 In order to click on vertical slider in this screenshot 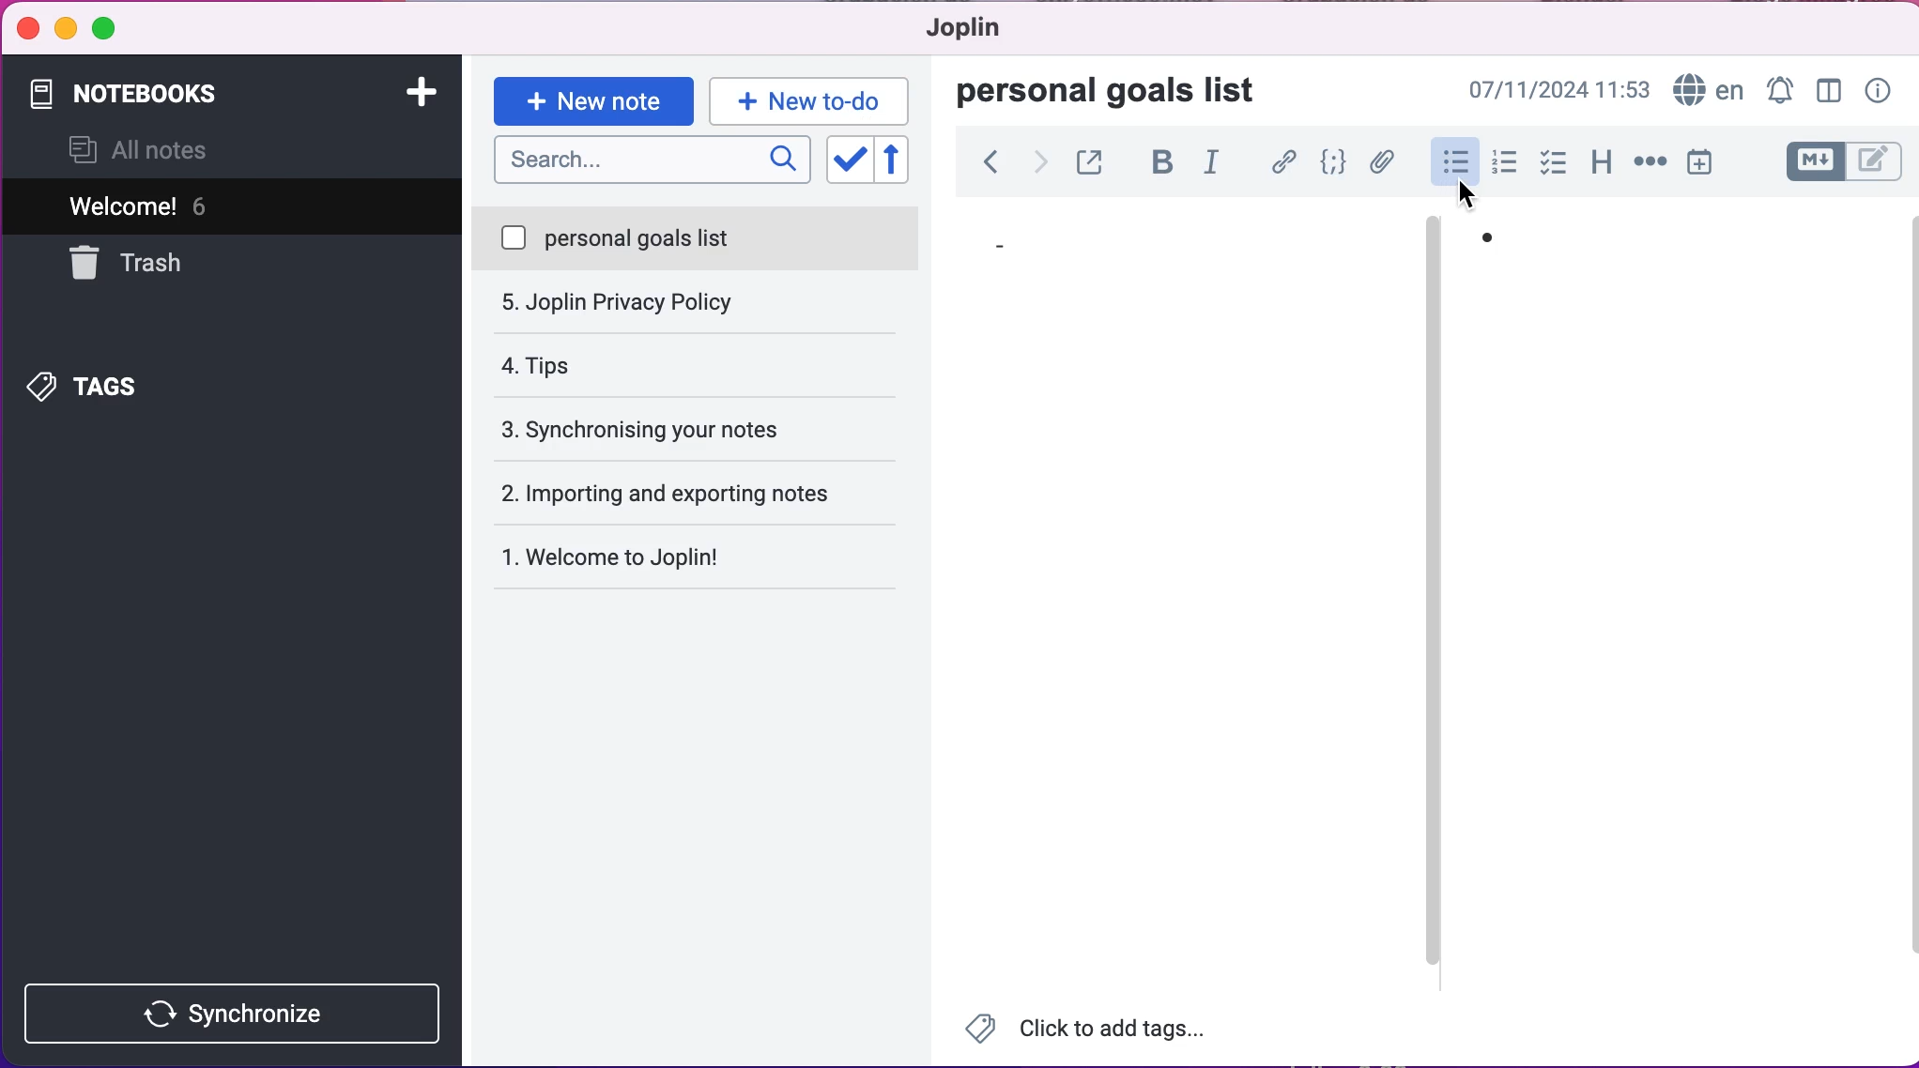, I will do `click(1432, 276)`.